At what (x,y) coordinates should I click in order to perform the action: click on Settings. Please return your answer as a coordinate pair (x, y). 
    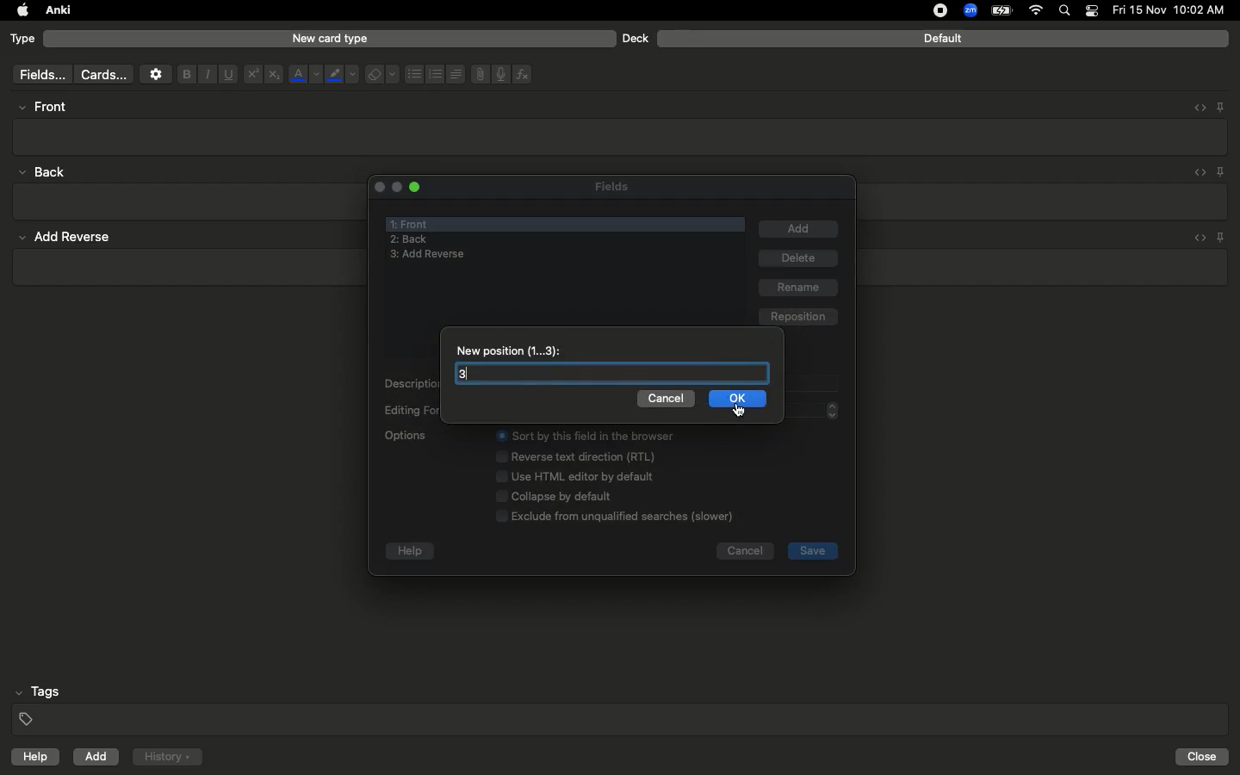
    Looking at the image, I should click on (156, 74).